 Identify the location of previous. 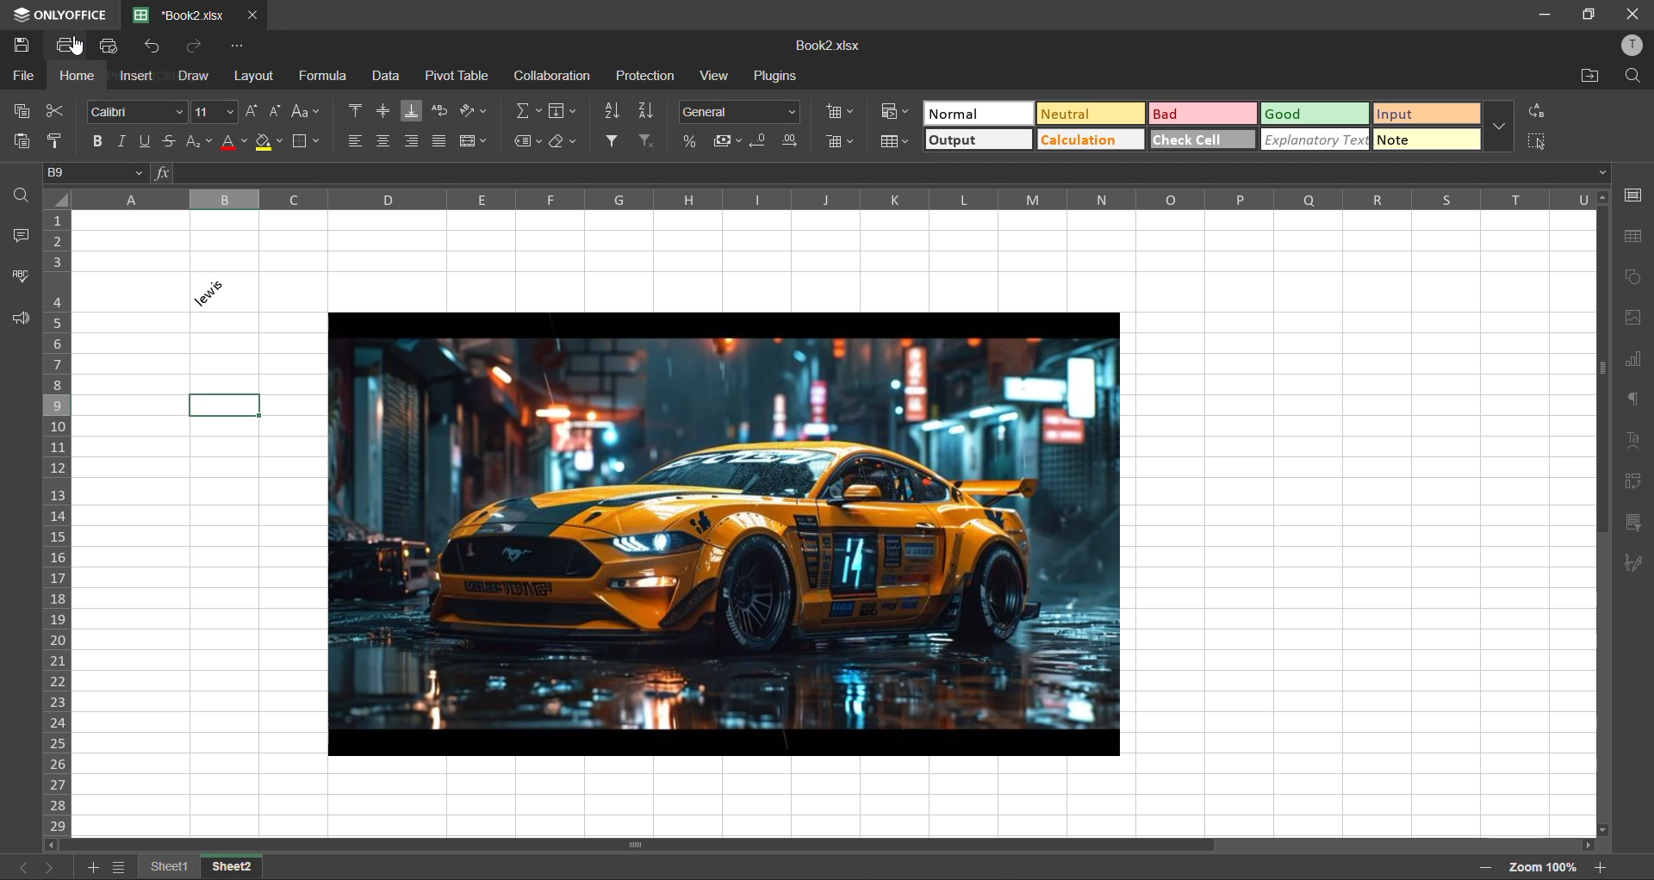
(16, 866).